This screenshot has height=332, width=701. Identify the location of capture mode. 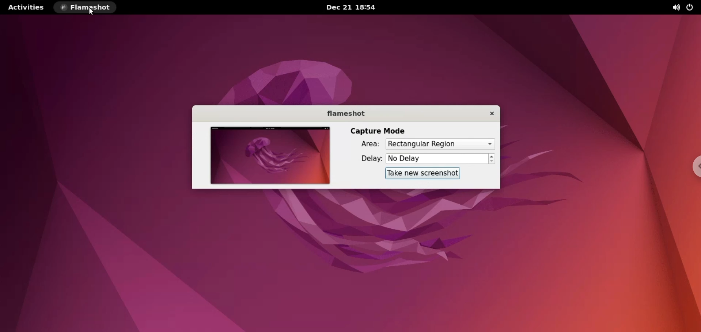
(379, 130).